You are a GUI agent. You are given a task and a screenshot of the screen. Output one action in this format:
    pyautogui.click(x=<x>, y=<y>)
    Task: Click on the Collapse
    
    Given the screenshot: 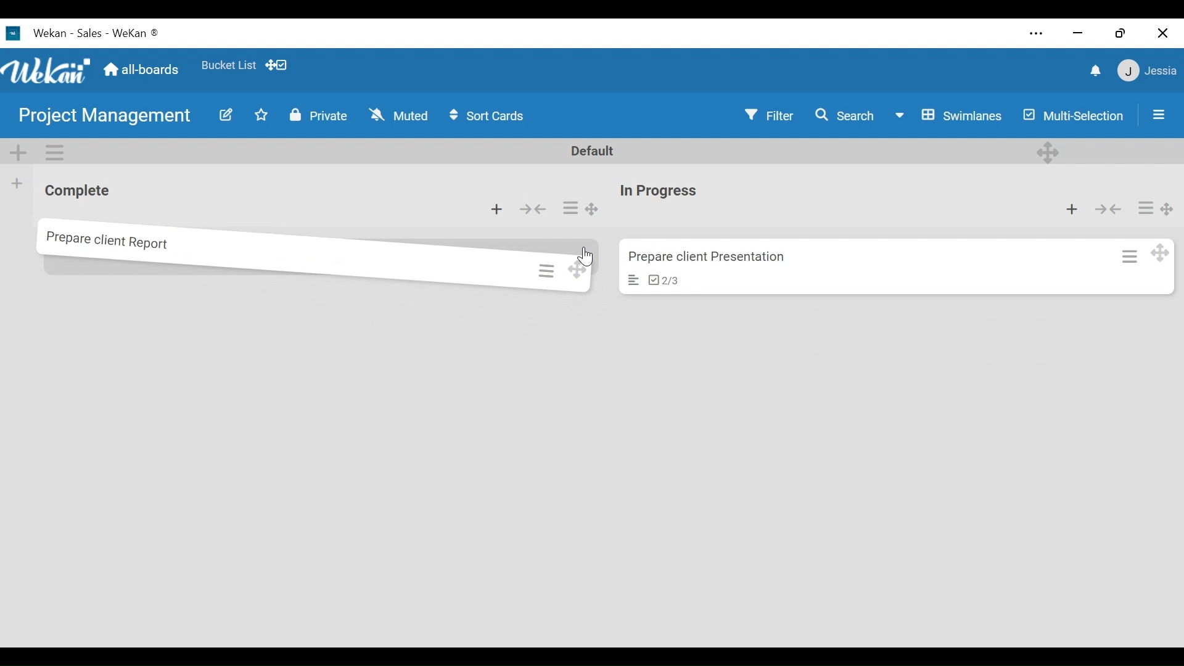 What is the action you would take?
    pyautogui.click(x=1109, y=210)
    